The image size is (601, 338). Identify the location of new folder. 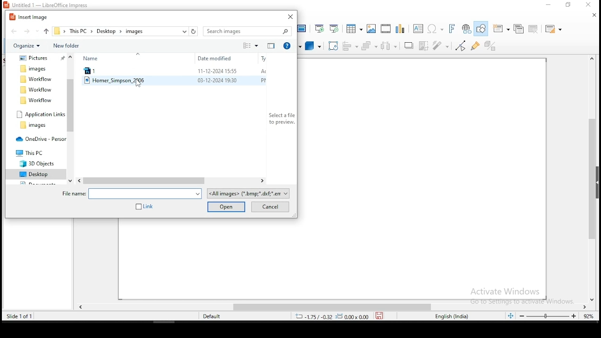
(68, 46).